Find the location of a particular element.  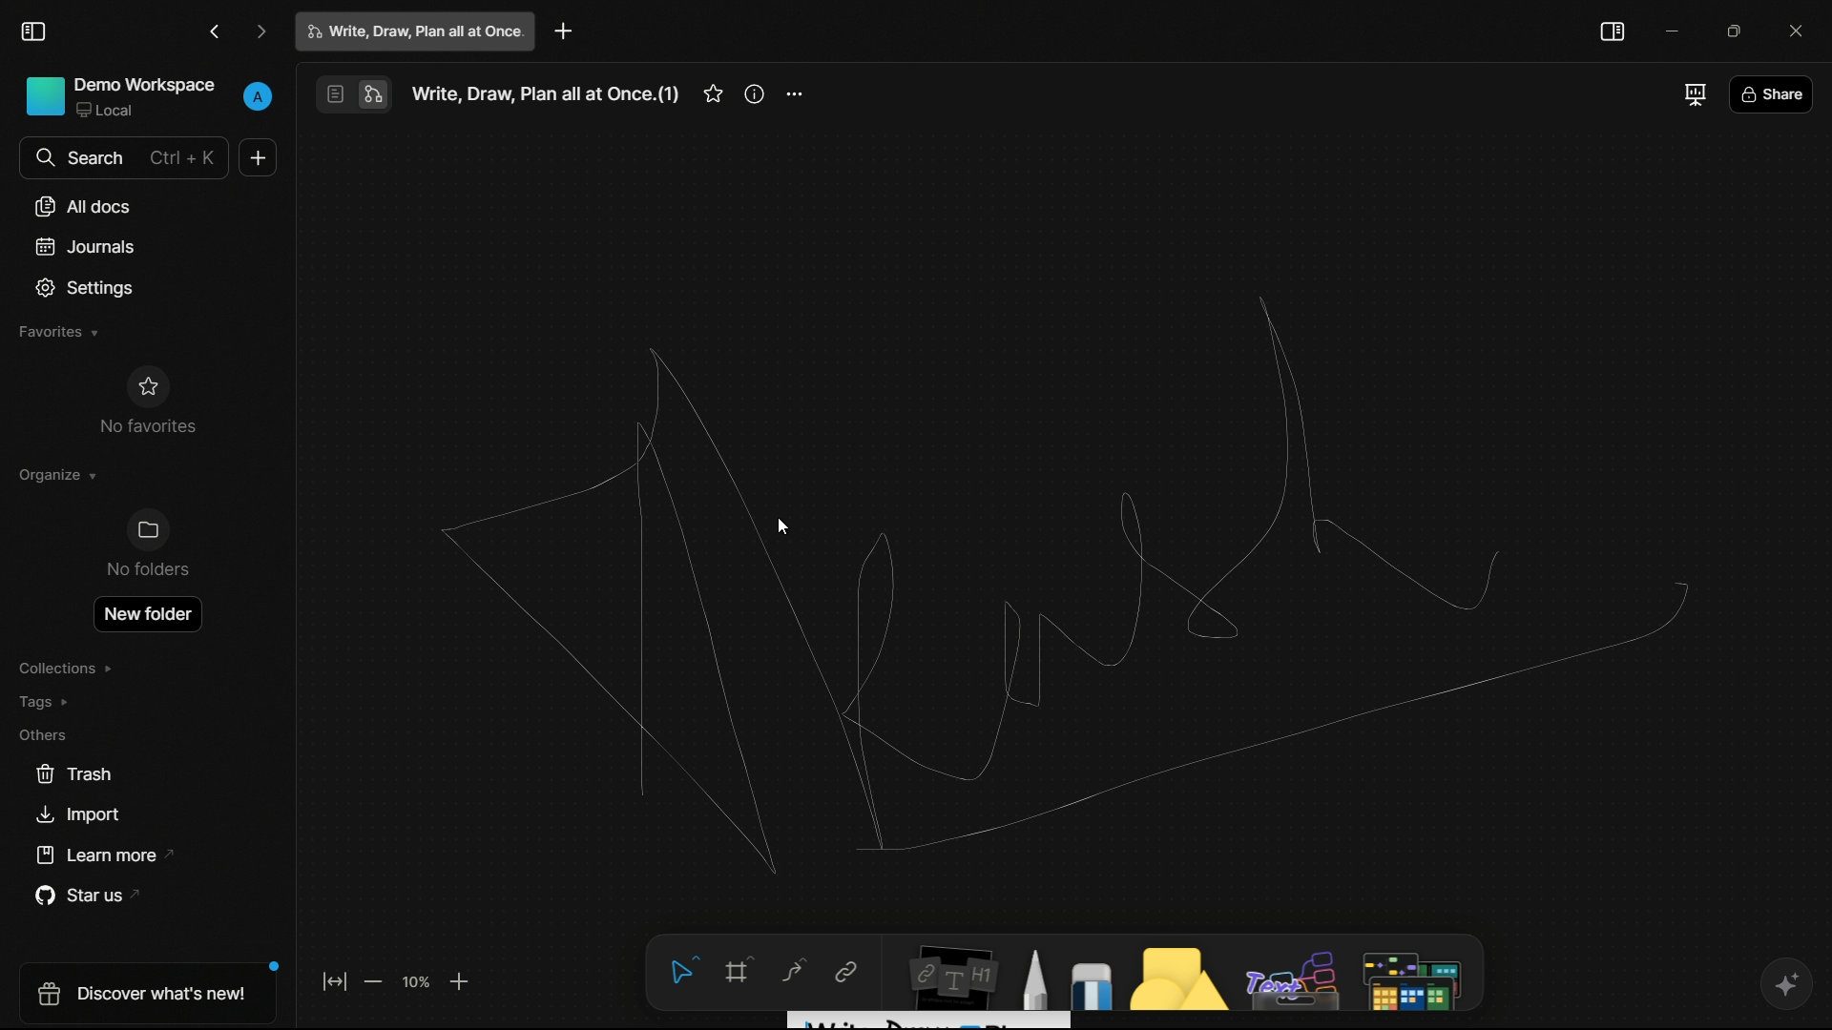

select is located at coordinates (683, 970).